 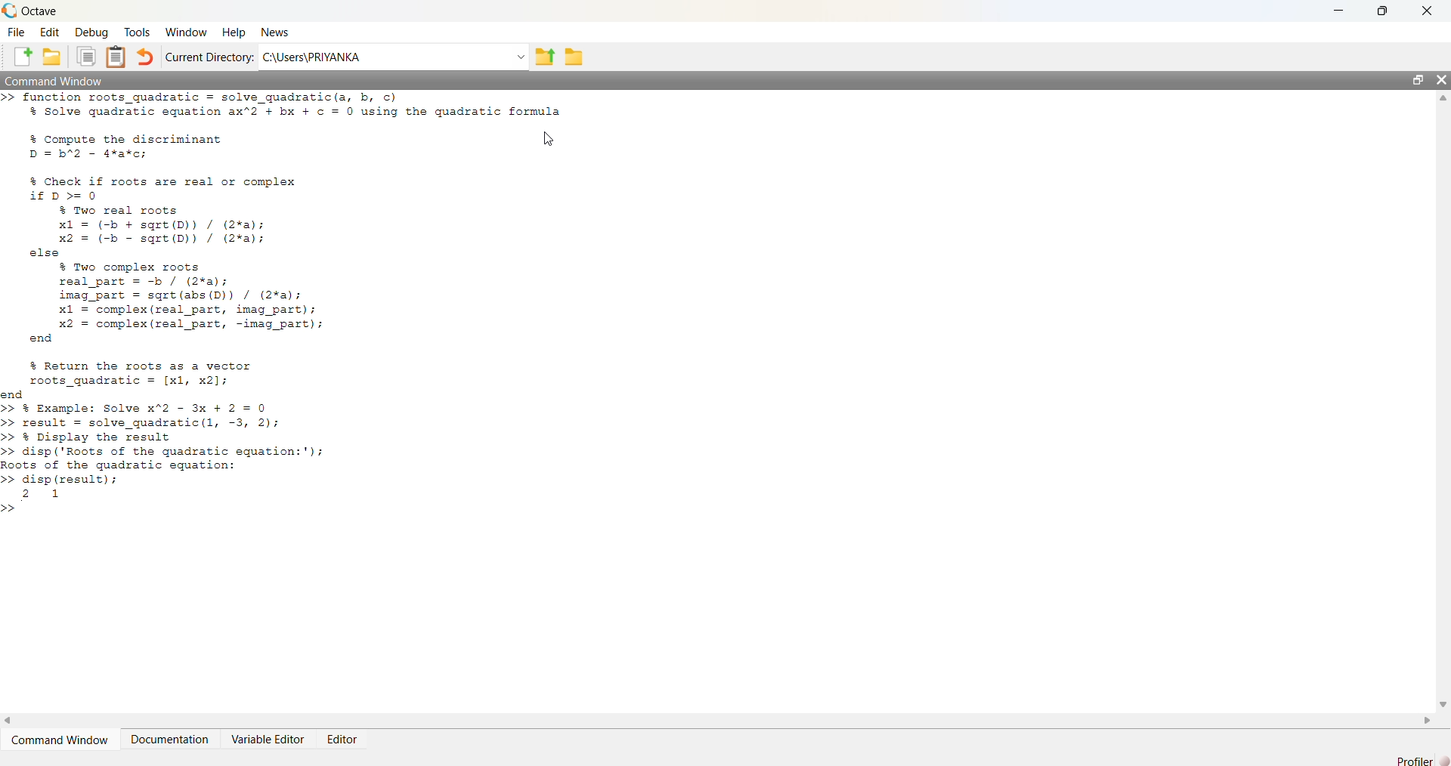 I want to click on Debug, so click(x=90, y=31).